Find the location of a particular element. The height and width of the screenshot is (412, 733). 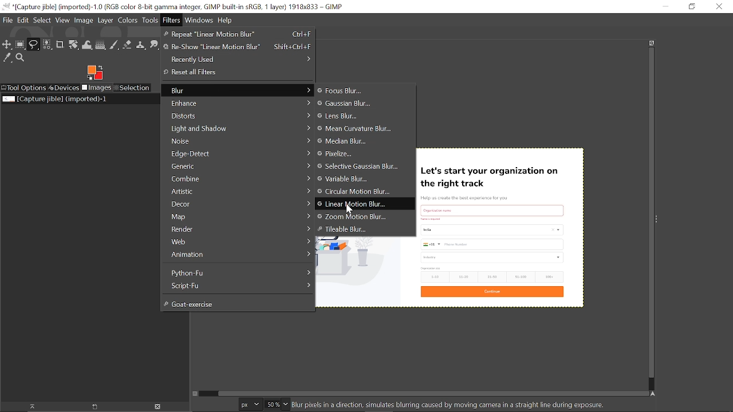

Light and shadow is located at coordinates (237, 129).